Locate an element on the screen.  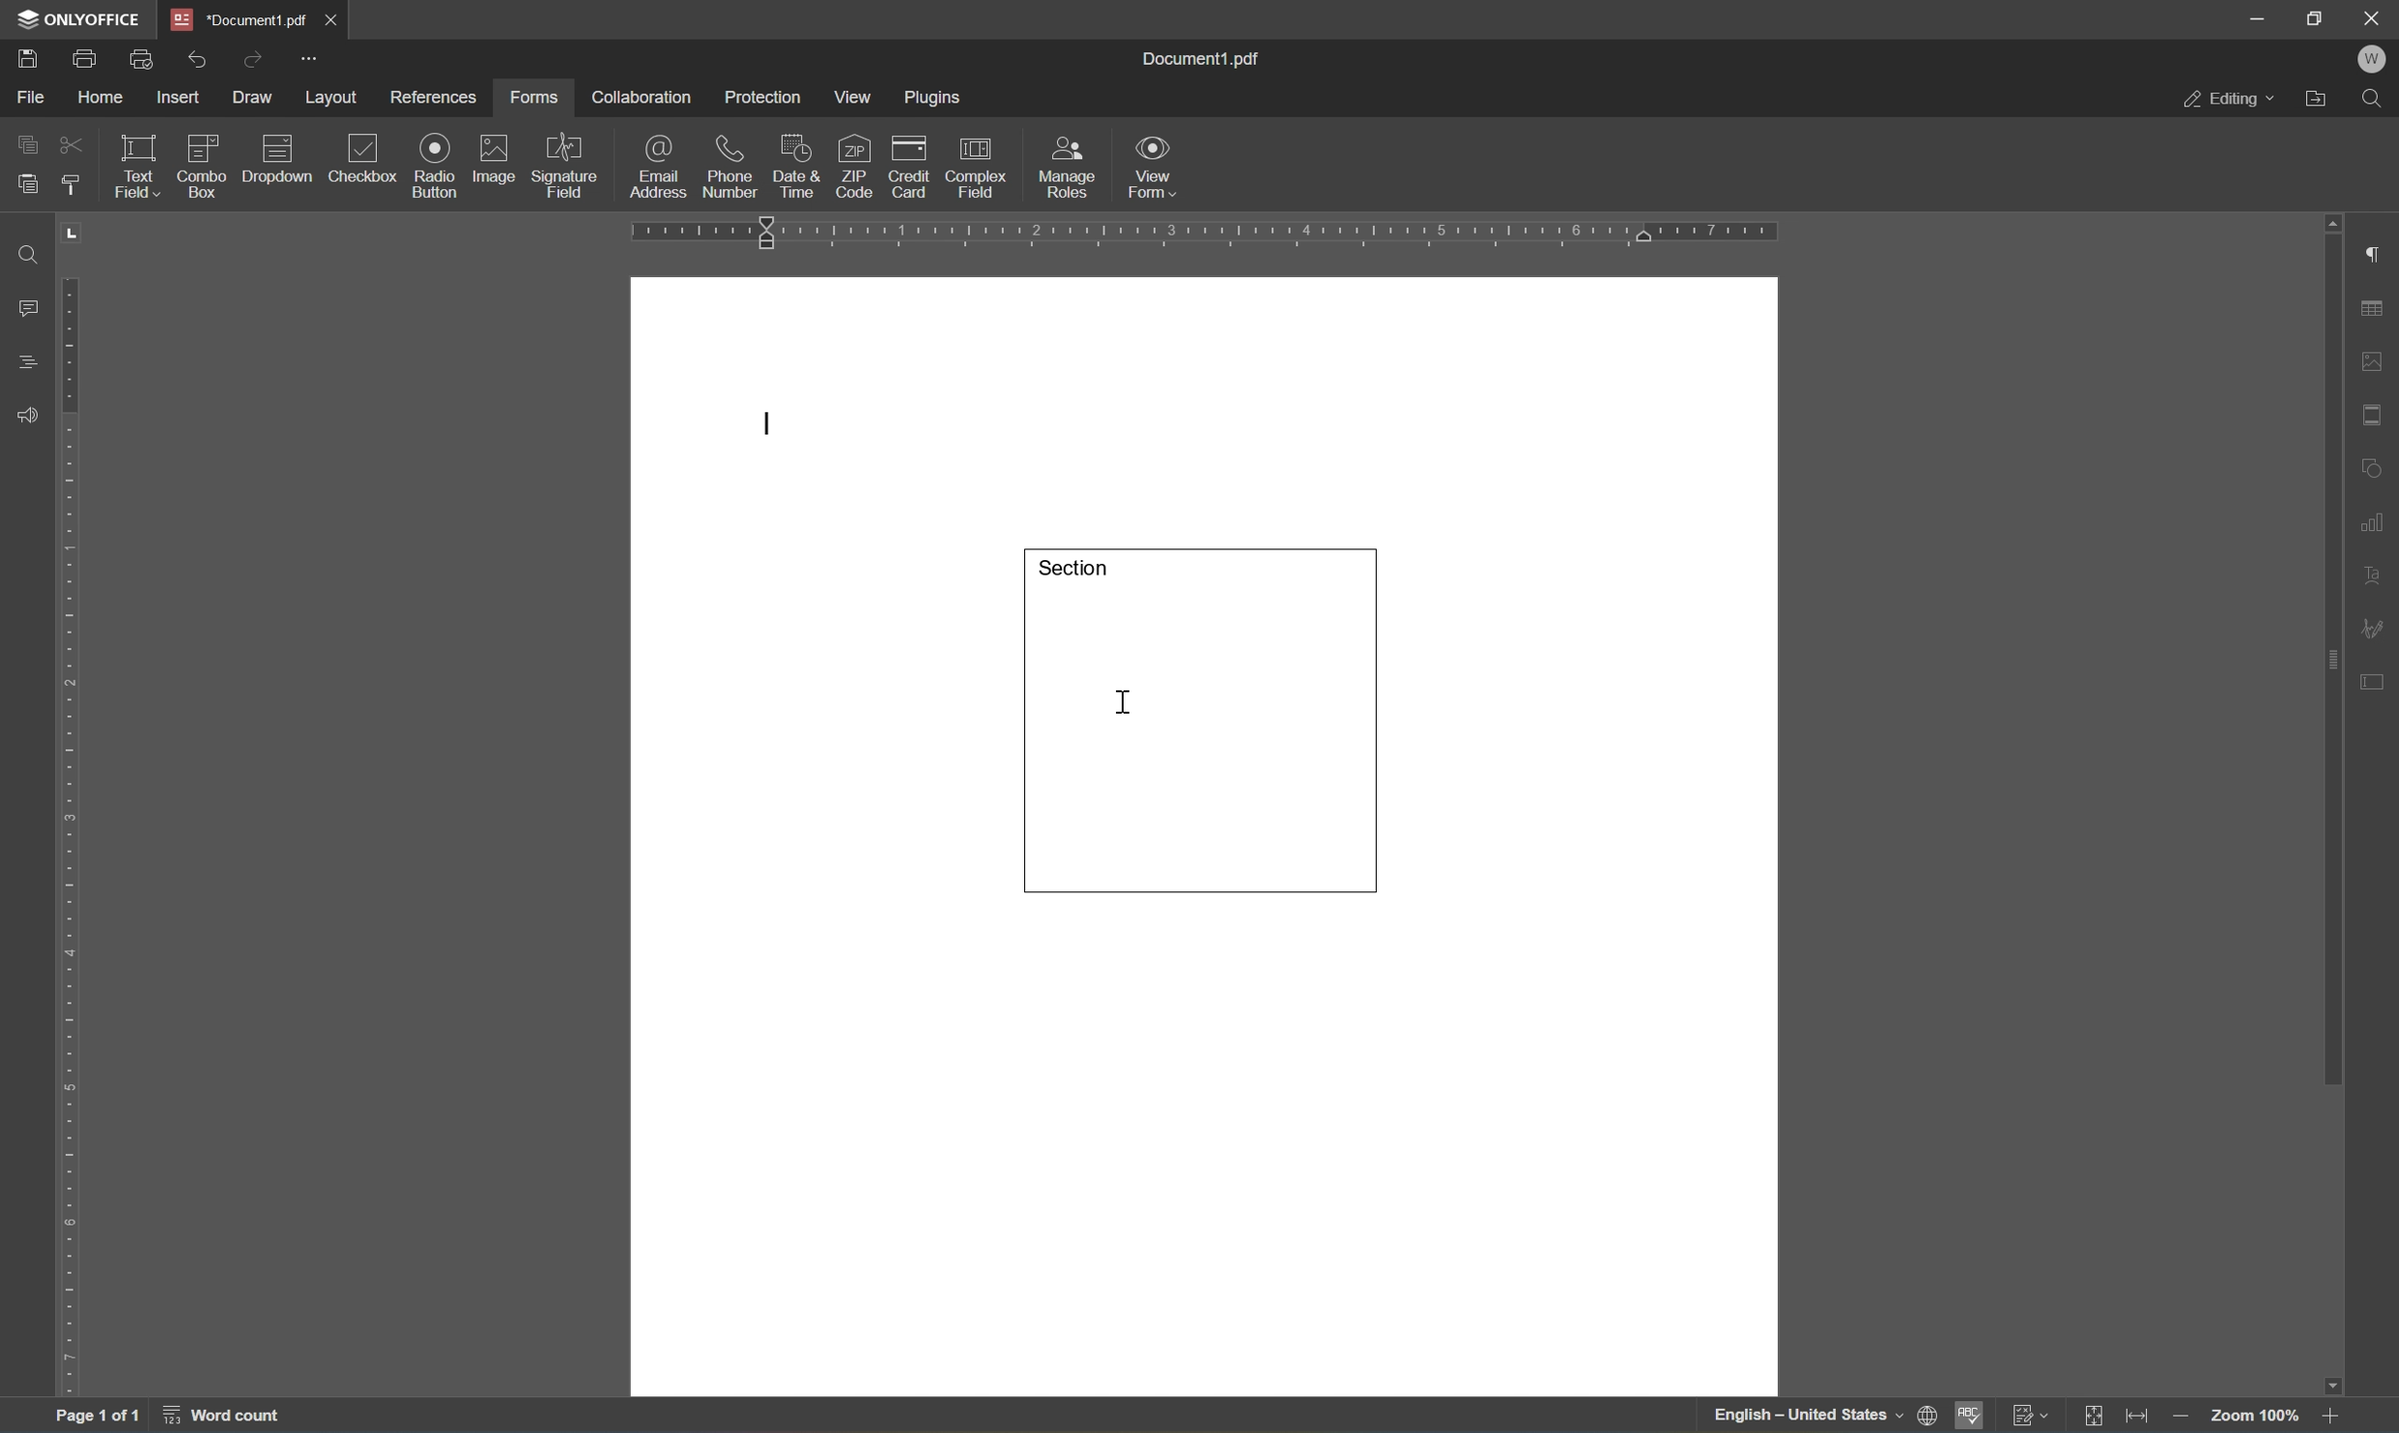
print is located at coordinates (84, 57).